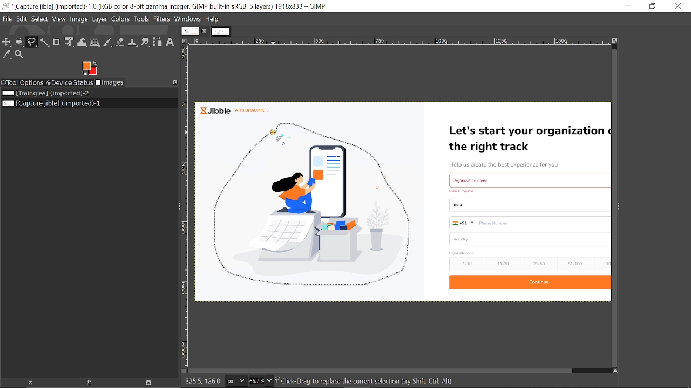 Image resolution: width=691 pixels, height=388 pixels. Describe the element at coordinates (8, 19) in the screenshot. I see `File` at that location.